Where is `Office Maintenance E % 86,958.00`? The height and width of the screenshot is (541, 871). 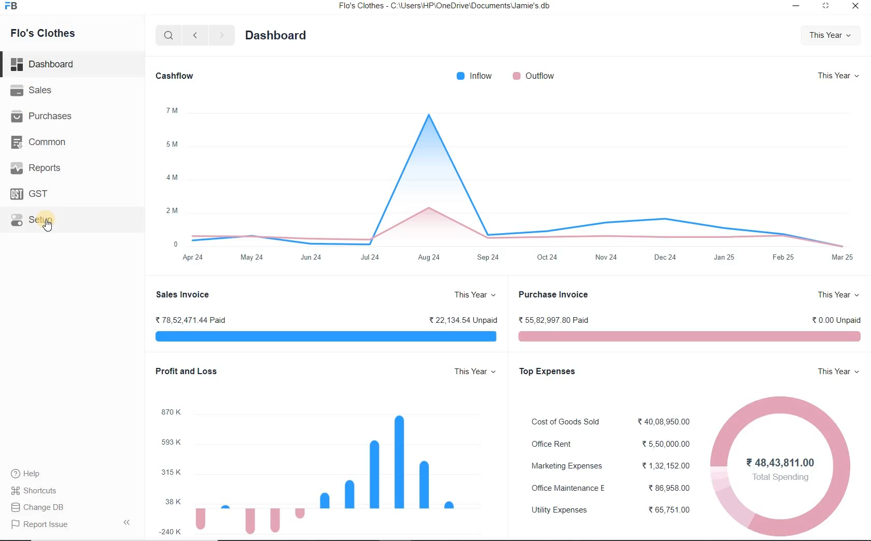 Office Maintenance E % 86,958.00 is located at coordinates (611, 488).